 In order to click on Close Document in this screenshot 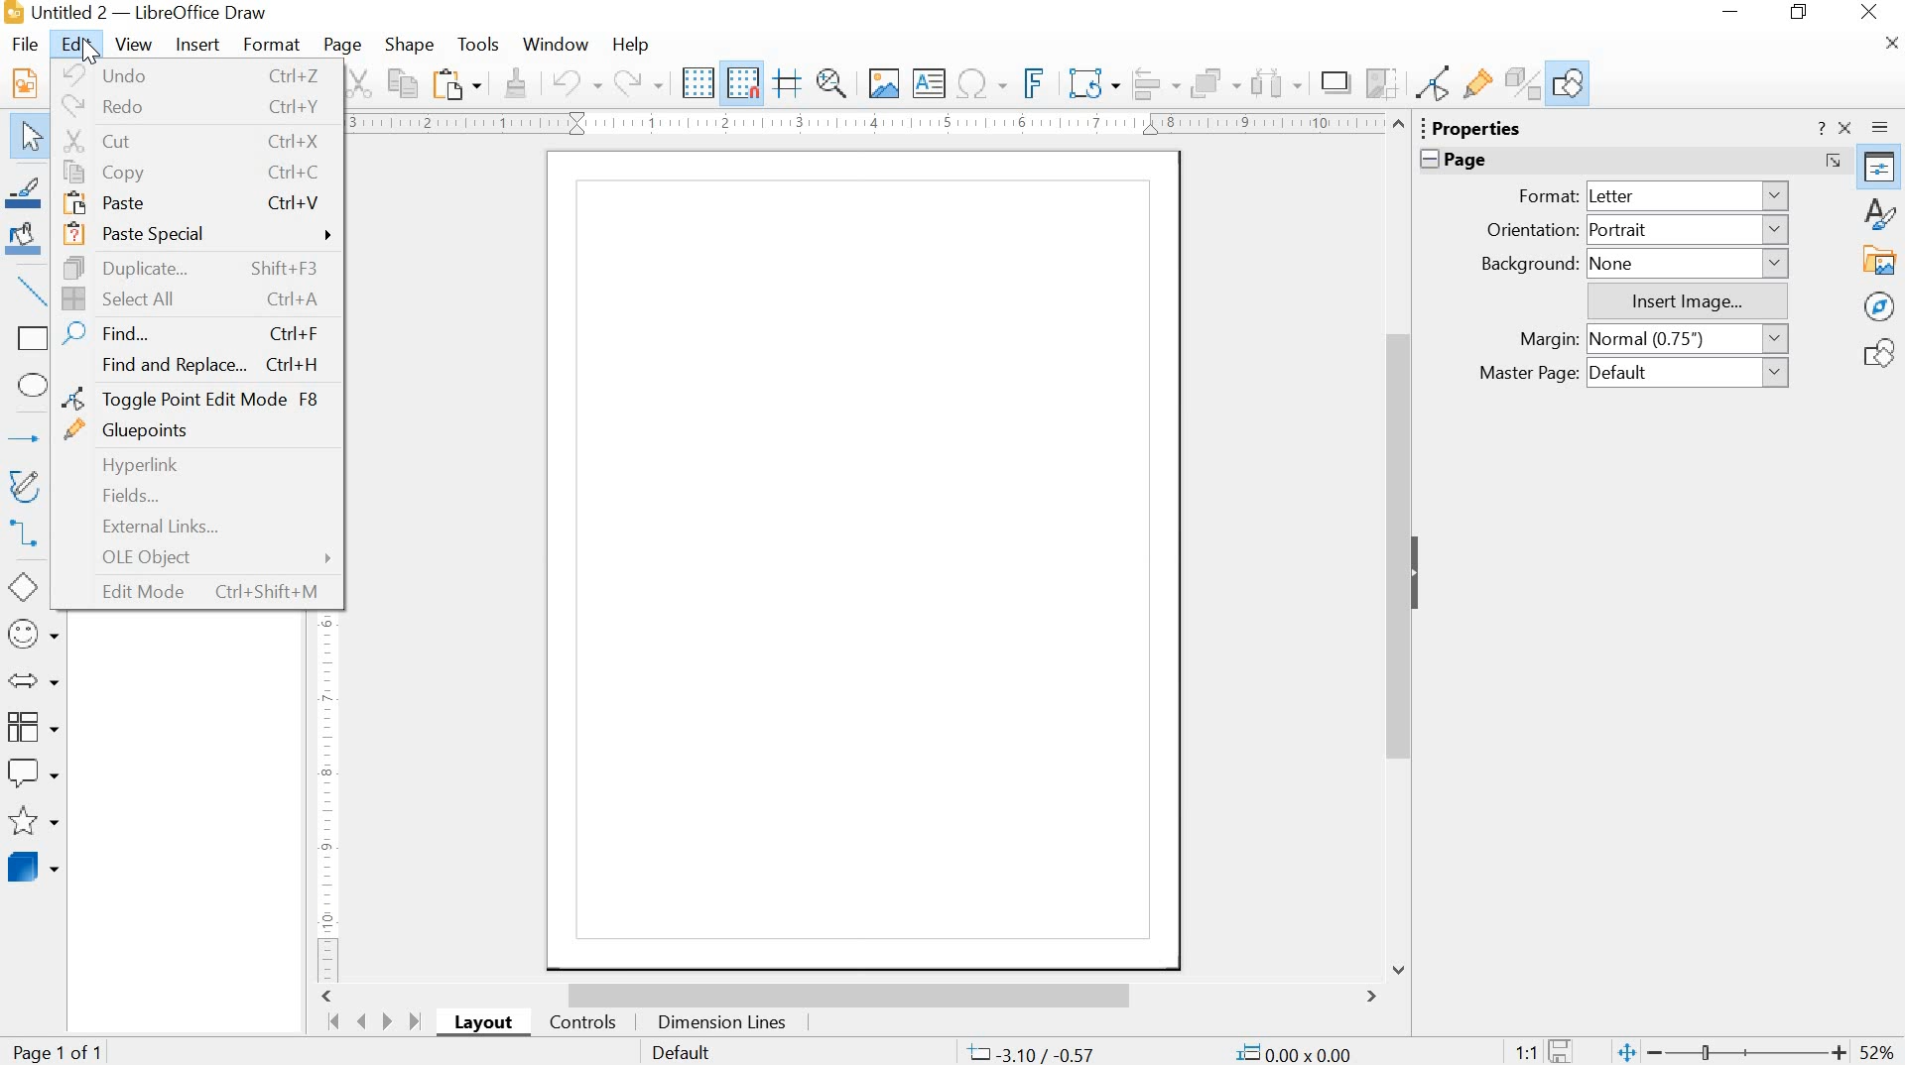, I will do `click(1892, 43)`.